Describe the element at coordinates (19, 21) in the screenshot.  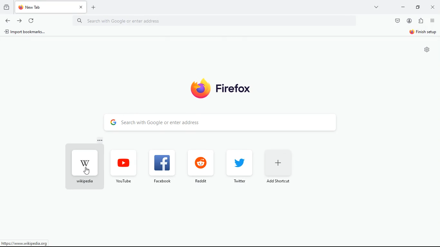
I see `forward` at that location.